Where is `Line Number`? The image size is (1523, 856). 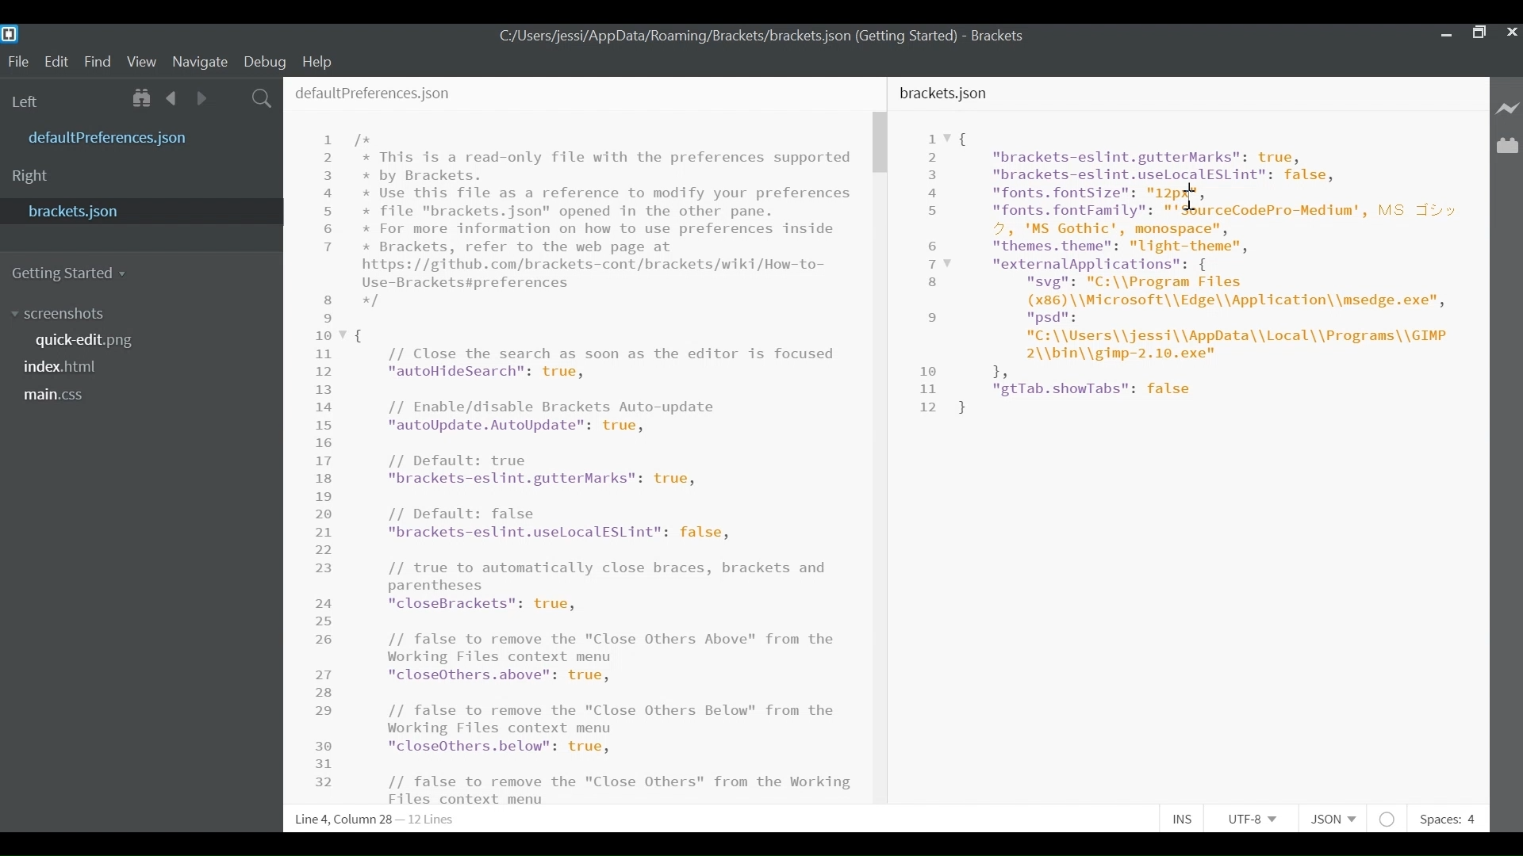
Line Number is located at coordinates (329, 459).